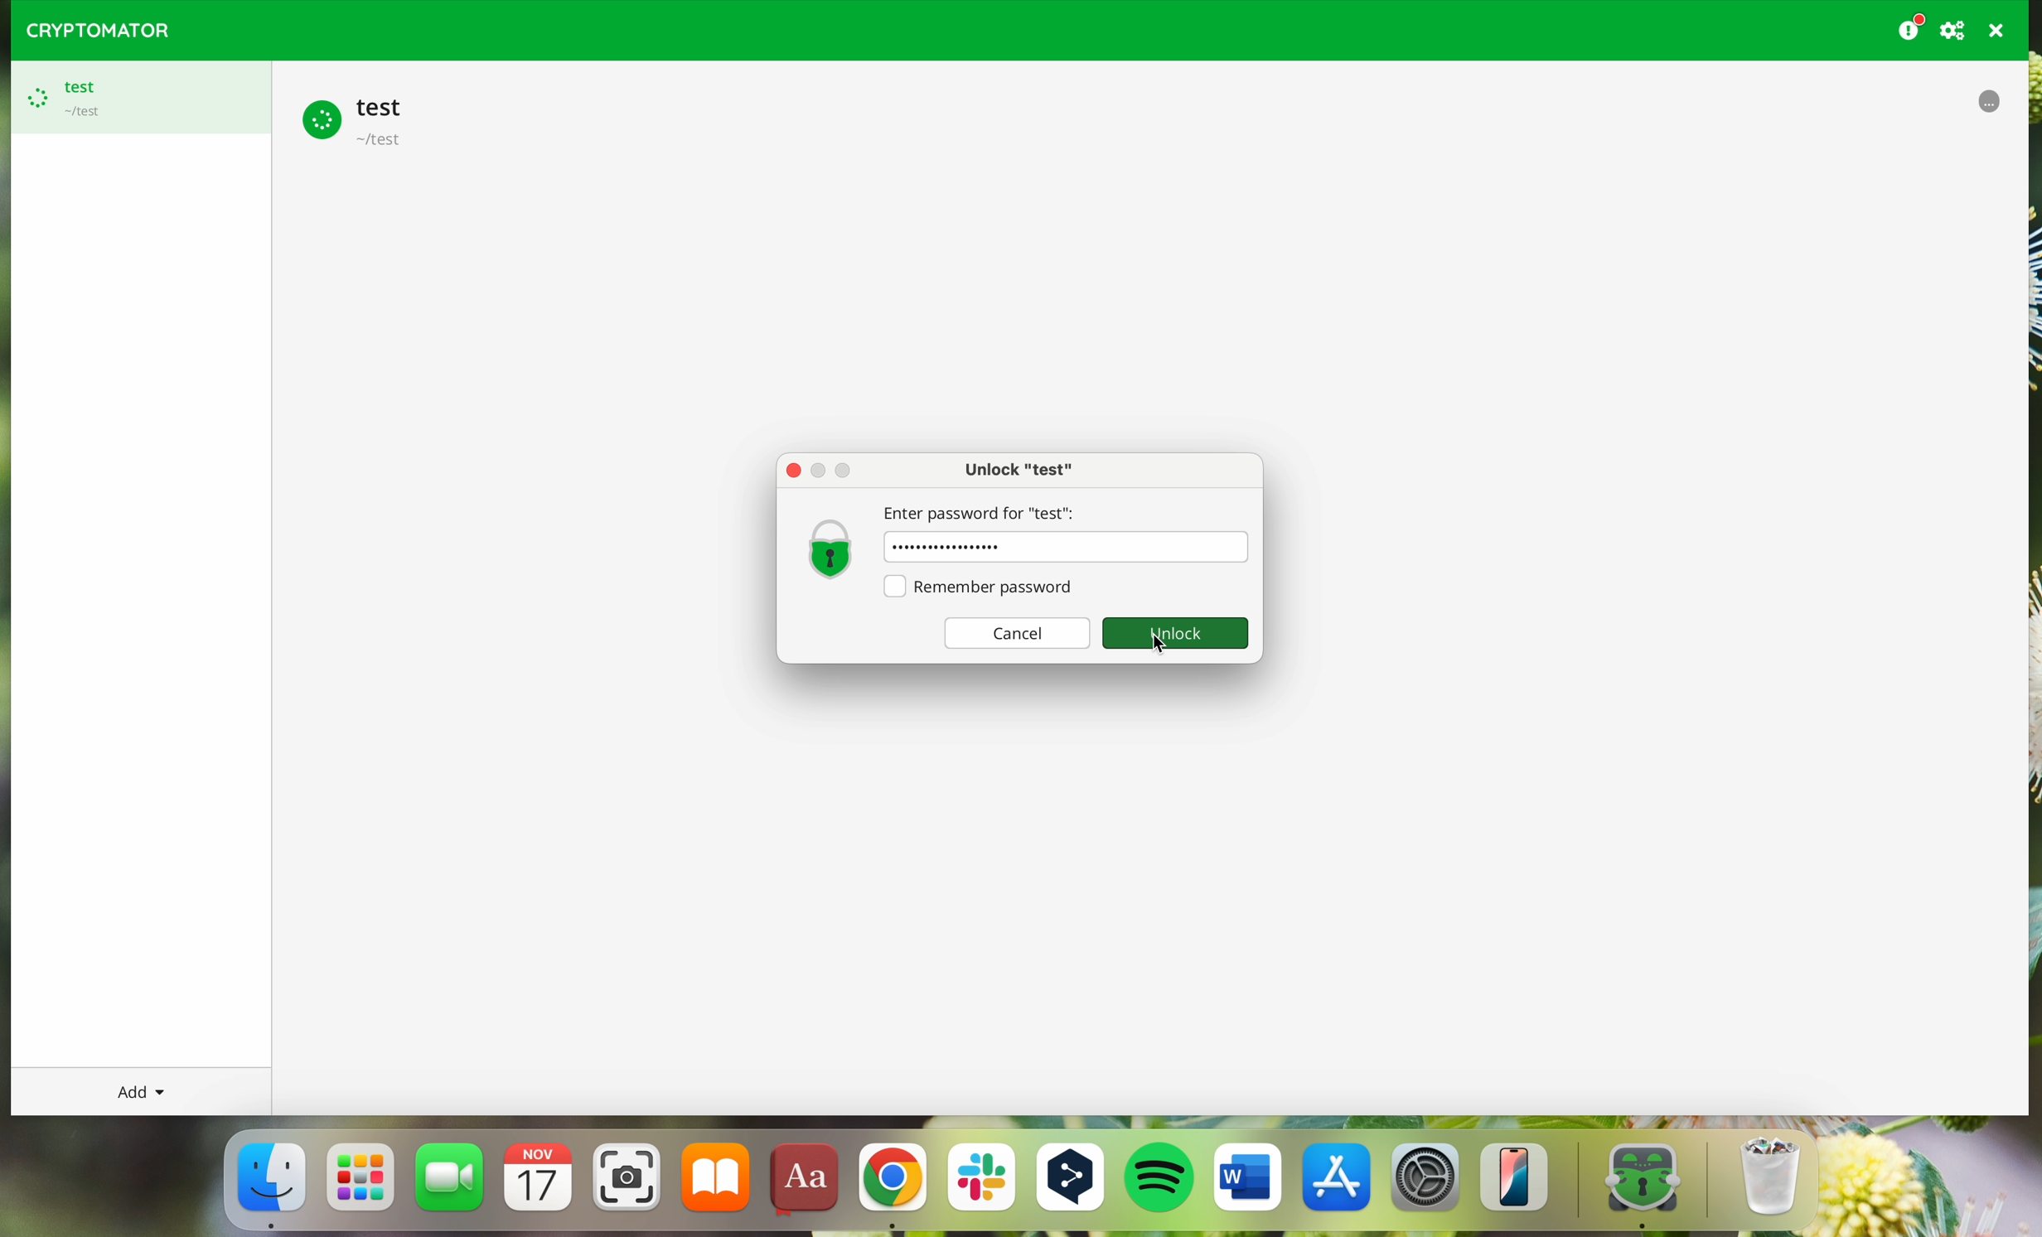  I want to click on Spotify, so click(1162, 1181).